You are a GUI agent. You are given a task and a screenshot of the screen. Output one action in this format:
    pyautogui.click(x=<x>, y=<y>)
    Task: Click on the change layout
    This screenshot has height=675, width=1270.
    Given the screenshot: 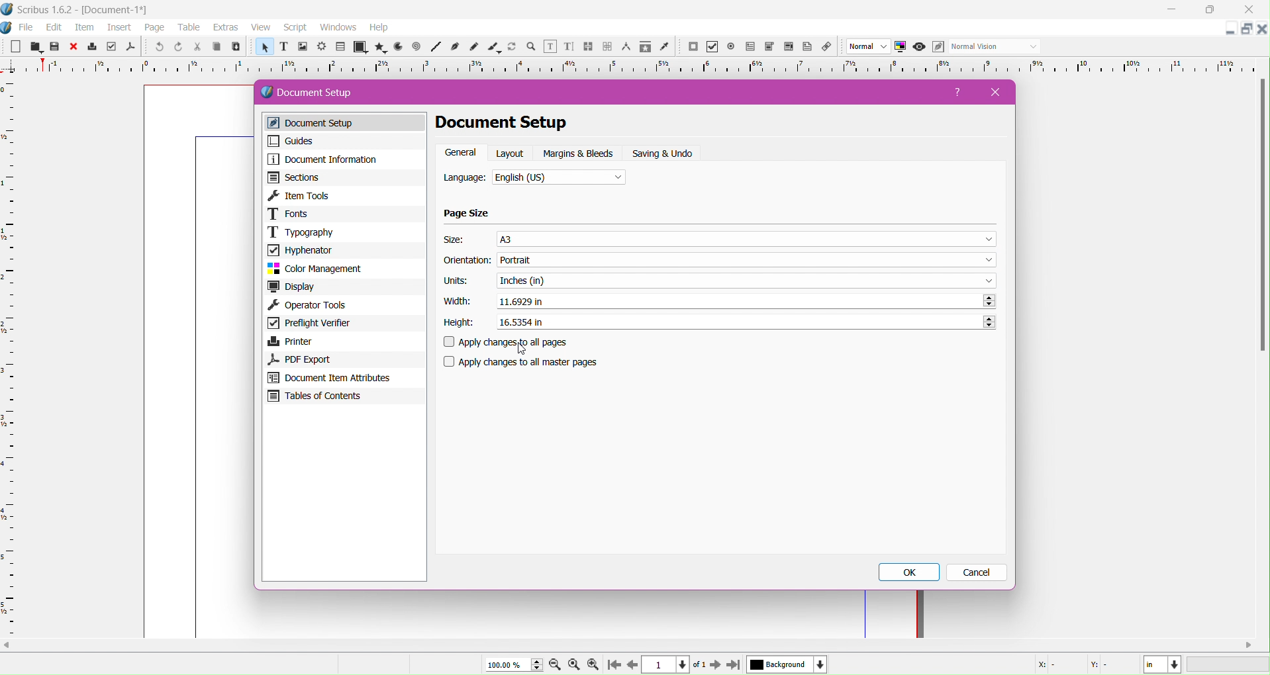 What is the action you would take?
    pyautogui.click(x=1245, y=29)
    